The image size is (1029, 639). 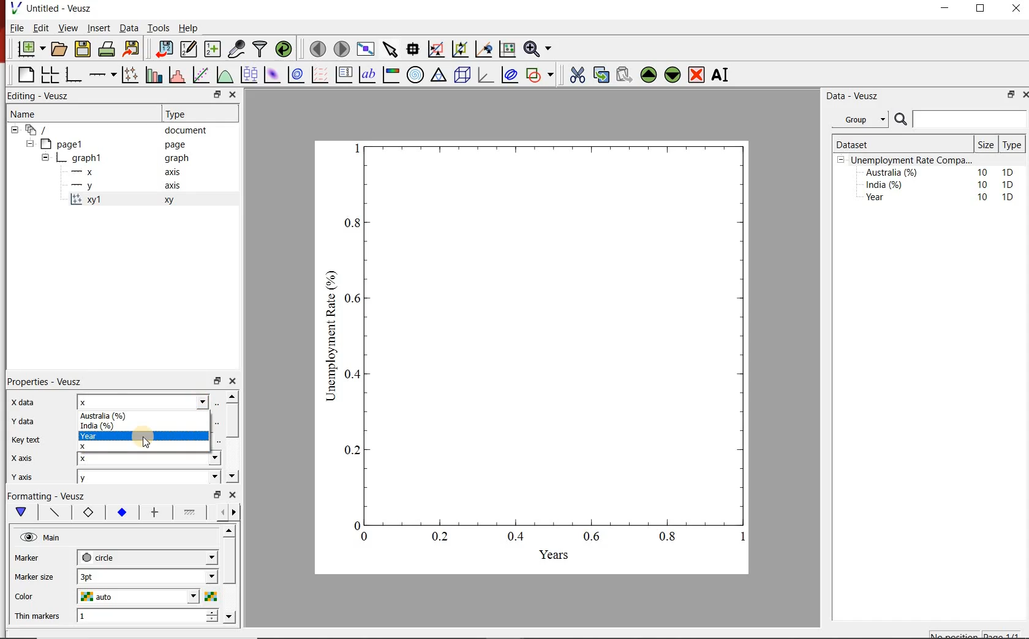 I want to click on plot 2d datasets as image, so click(x=272, y=75).